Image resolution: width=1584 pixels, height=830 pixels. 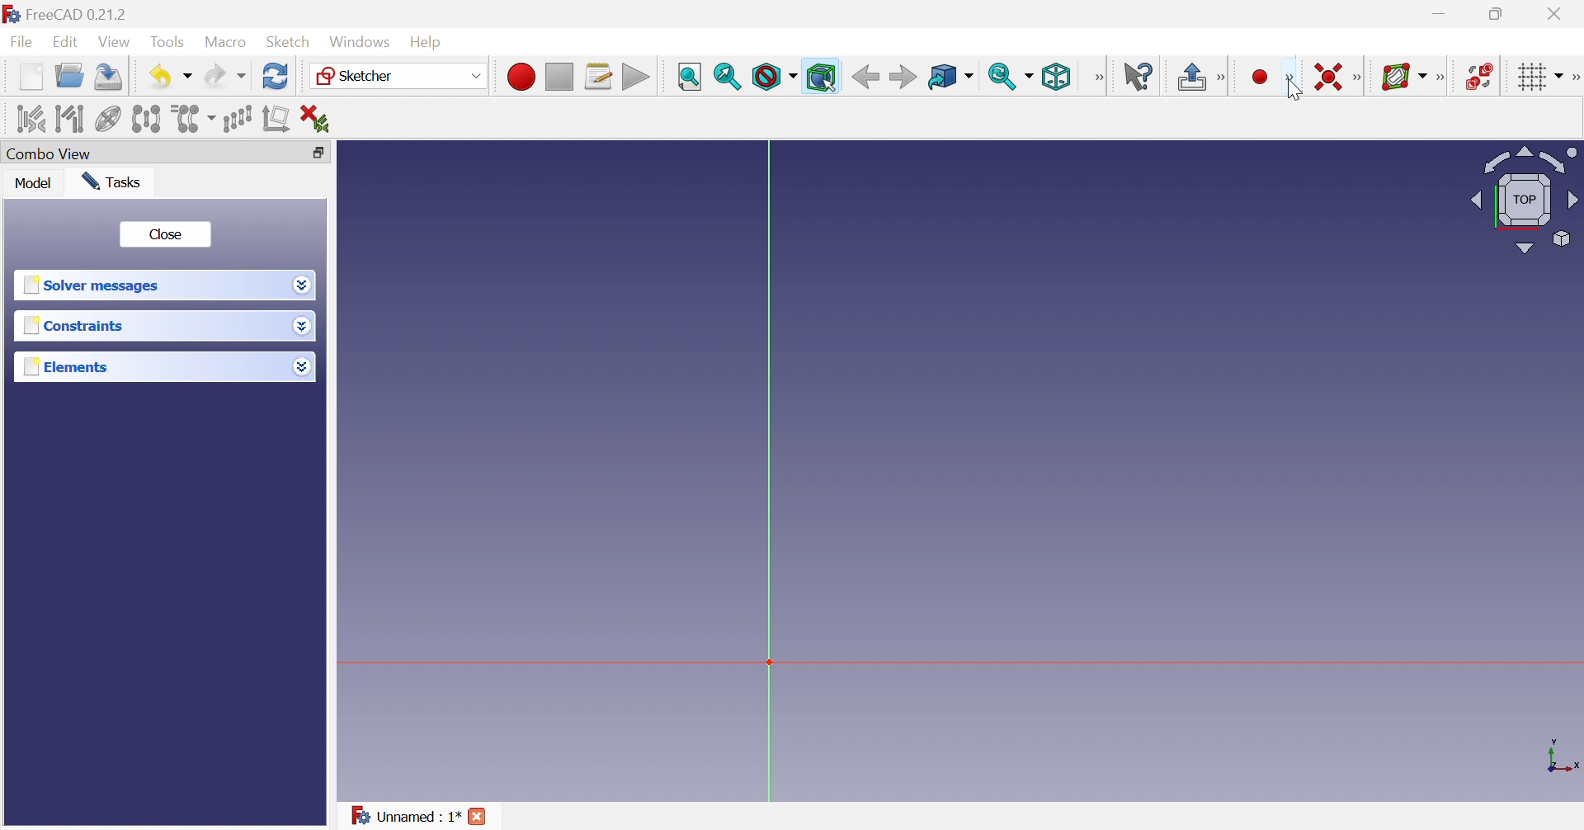 I want to click on Constrain coincident, so click(x=1327, y=76).